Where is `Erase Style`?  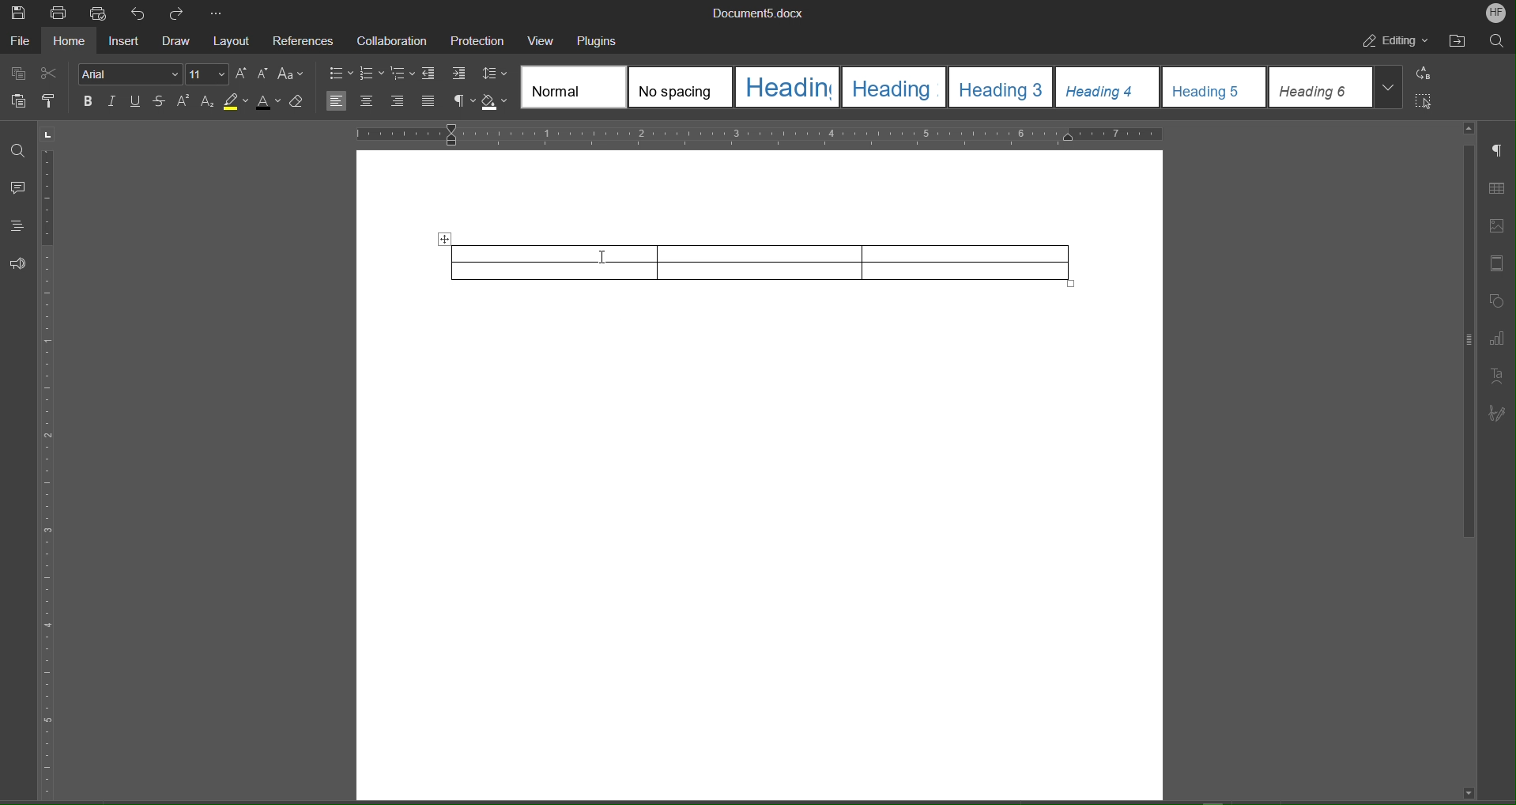
Erase Style is located at coordinates (299, 101).